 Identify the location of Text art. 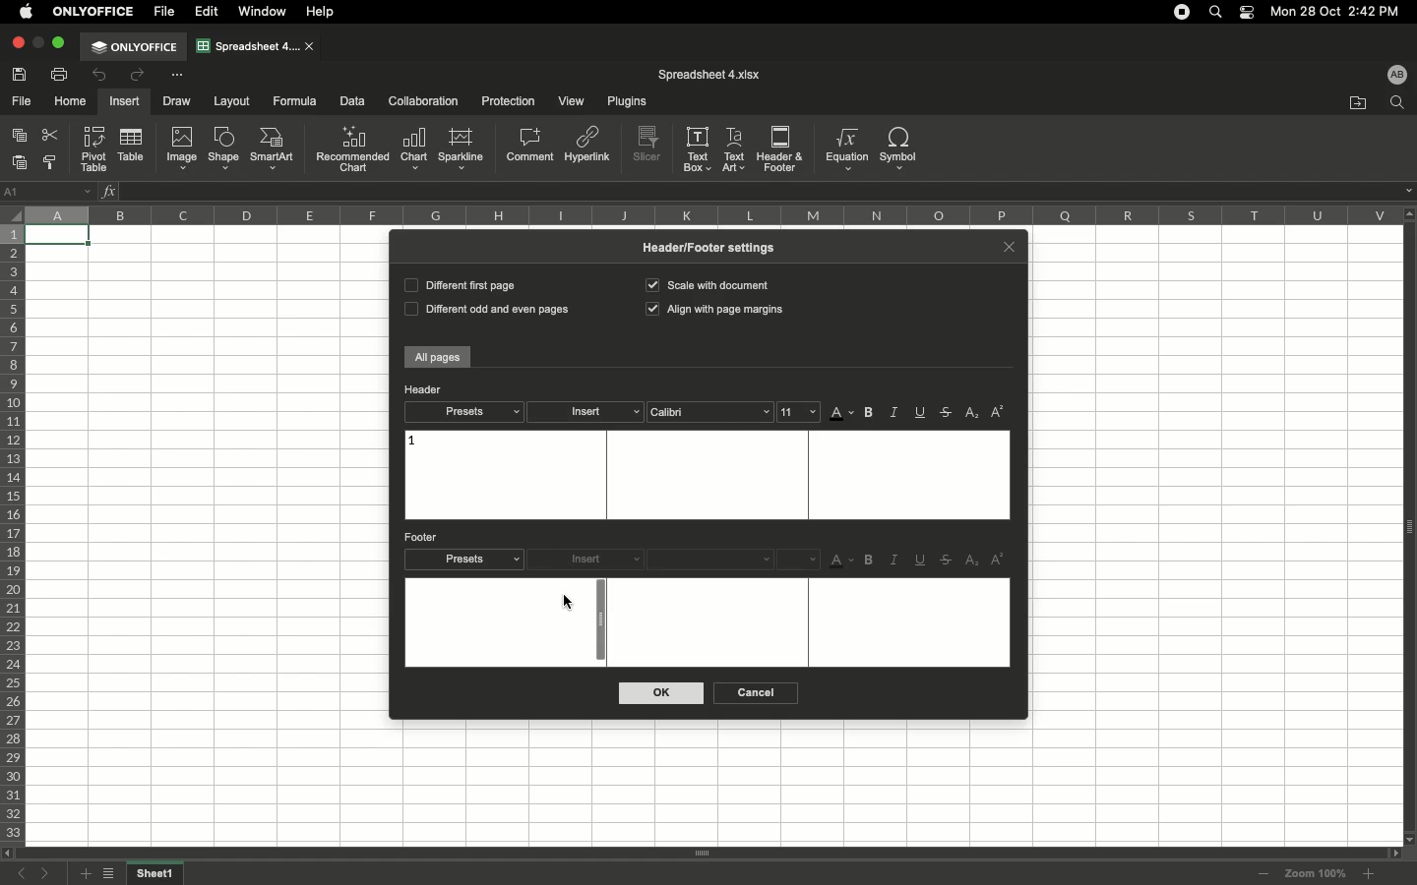
(735, 147).